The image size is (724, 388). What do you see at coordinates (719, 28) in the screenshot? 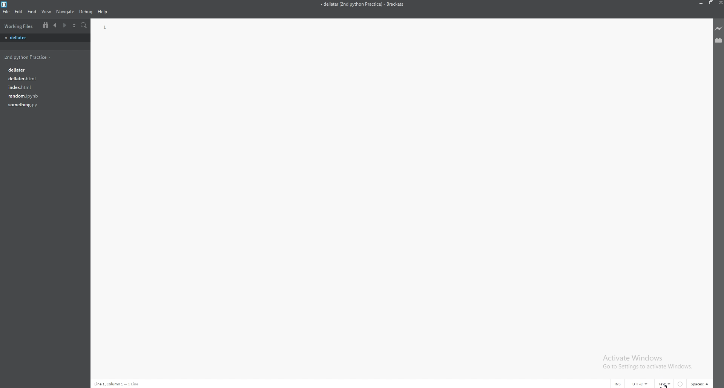
I see `live preview` at bounding box center [719, 28].